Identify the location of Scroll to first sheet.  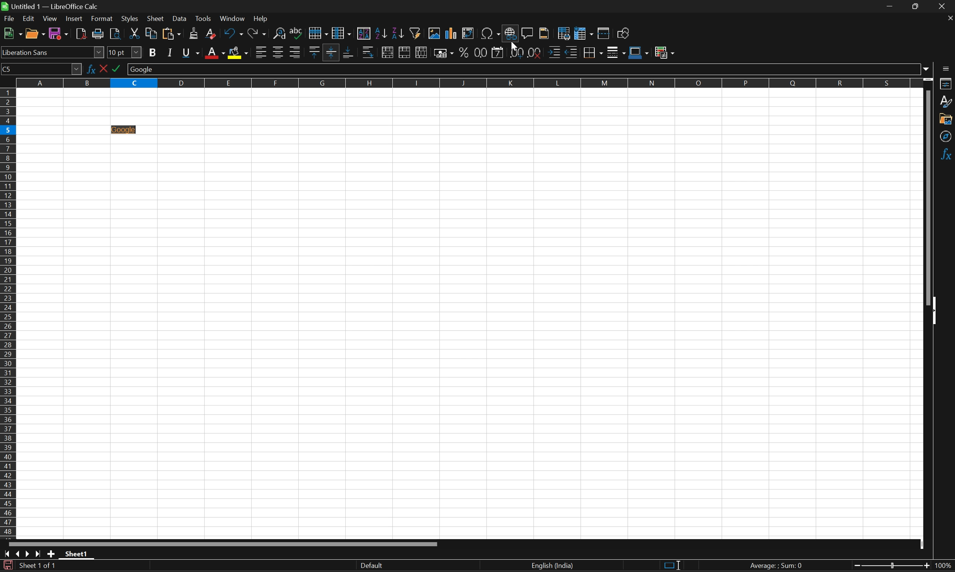
(7, 555).